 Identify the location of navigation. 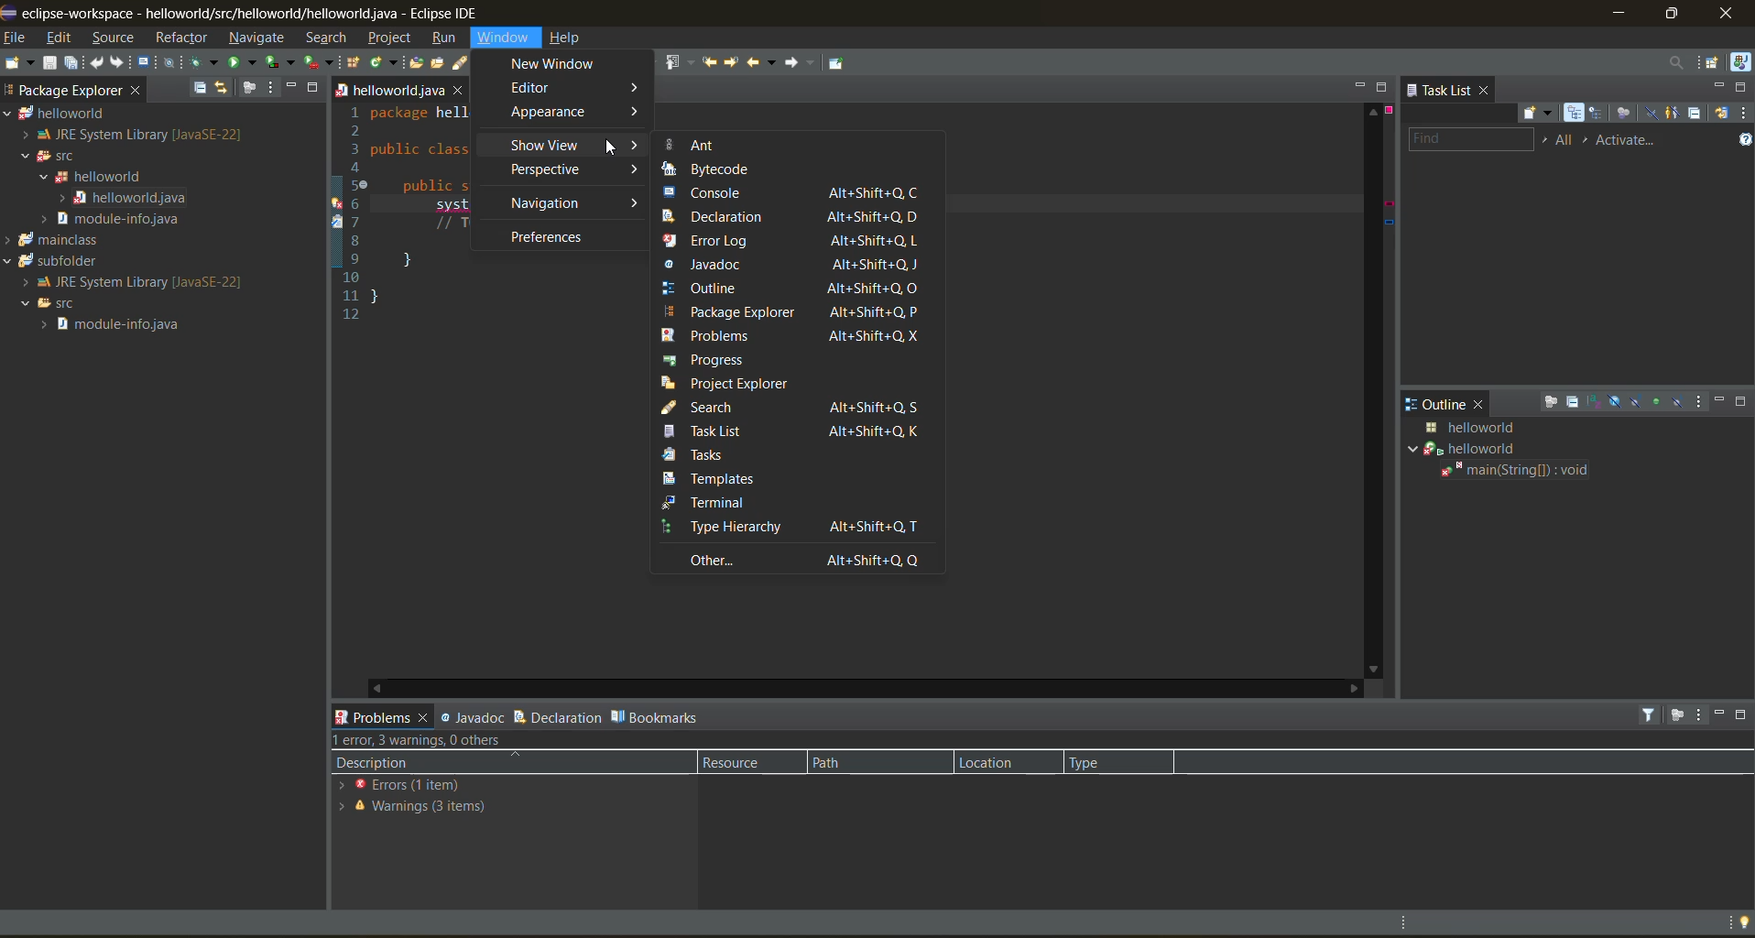
(573, 204).